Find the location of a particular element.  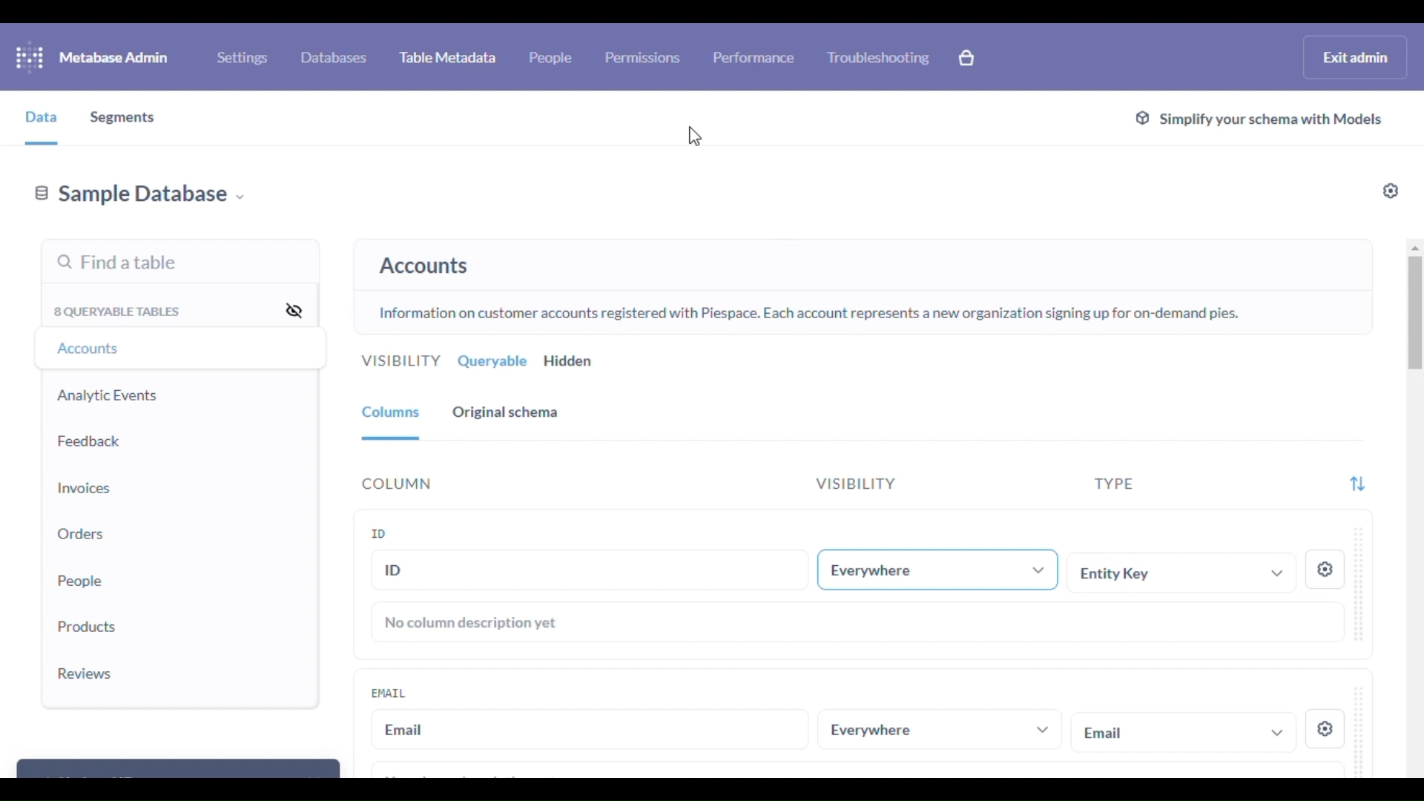

vertical scroll bar is located at coordinates (1415, 317).